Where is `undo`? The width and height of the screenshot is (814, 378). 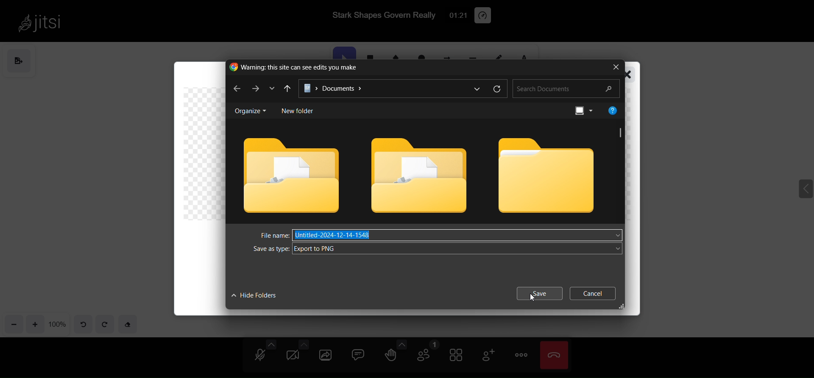 undo is located at coordinates (82, 324).